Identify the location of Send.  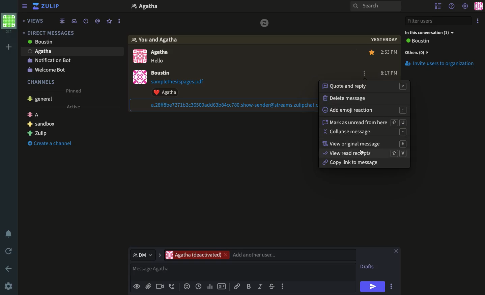
(373, 287).